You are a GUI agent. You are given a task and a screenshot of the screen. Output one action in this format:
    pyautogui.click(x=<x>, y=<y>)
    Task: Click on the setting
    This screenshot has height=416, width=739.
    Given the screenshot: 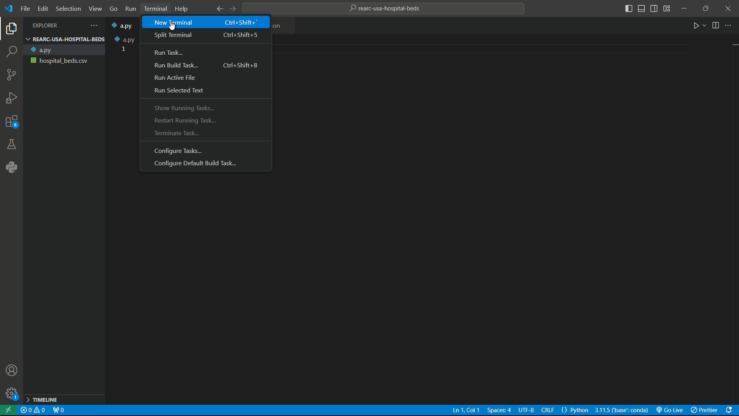 What is the action you would take?
    pyautogui.click(x=11, y=393)
    